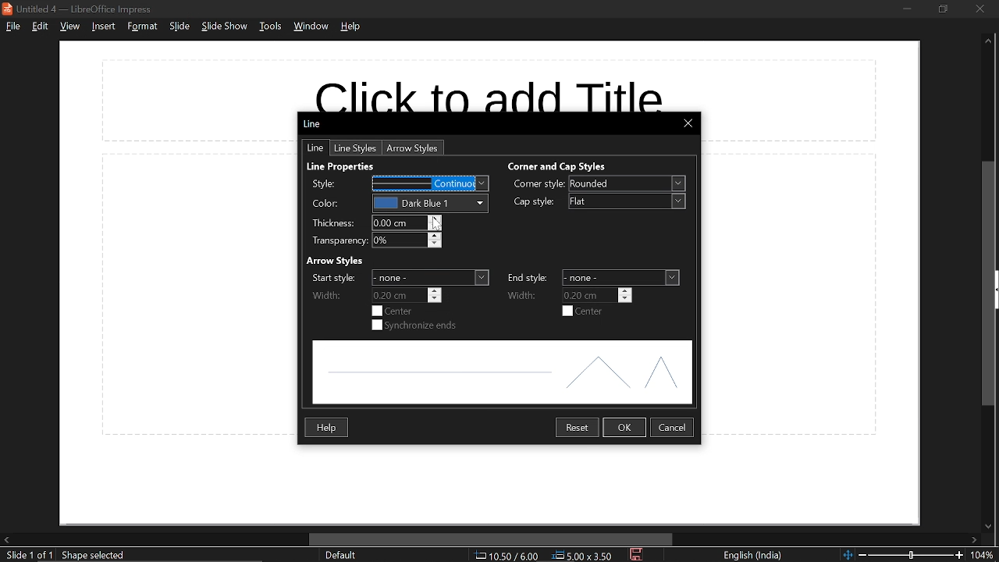 The height and width of the screenshot is (562, 999). What do you see at coordinates (689, 124) in the screenshot?
I see `close` at bounding box center [689, 124].